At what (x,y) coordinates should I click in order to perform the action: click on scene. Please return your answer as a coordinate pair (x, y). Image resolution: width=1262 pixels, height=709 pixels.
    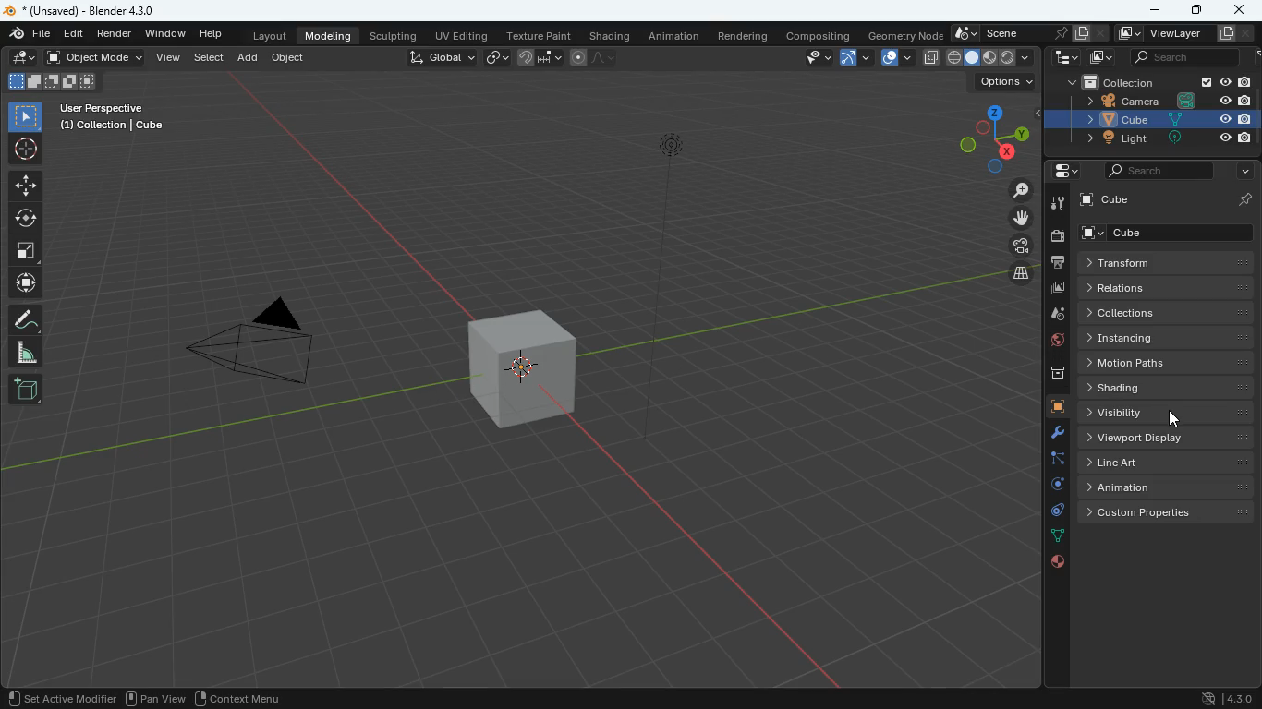
    Looking at the image, I should click on (1011, 33).